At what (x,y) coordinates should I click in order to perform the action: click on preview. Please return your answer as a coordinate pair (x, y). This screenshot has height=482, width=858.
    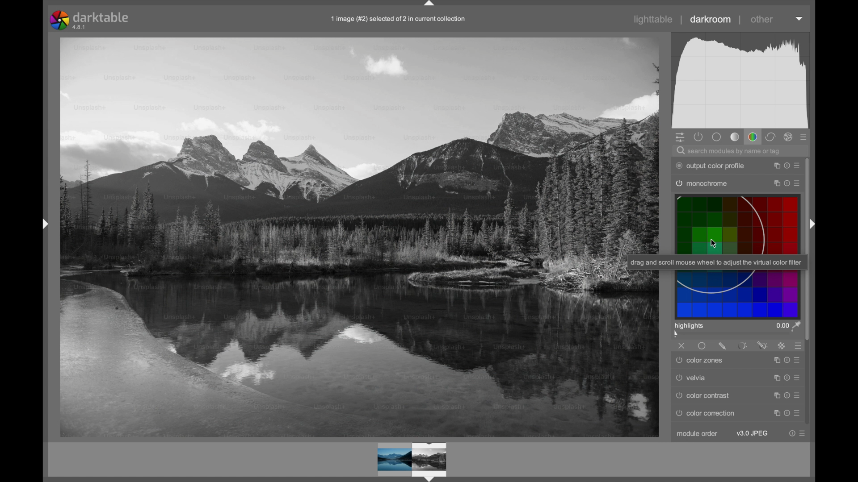
    Looking at the image, I should click on (410, 461).